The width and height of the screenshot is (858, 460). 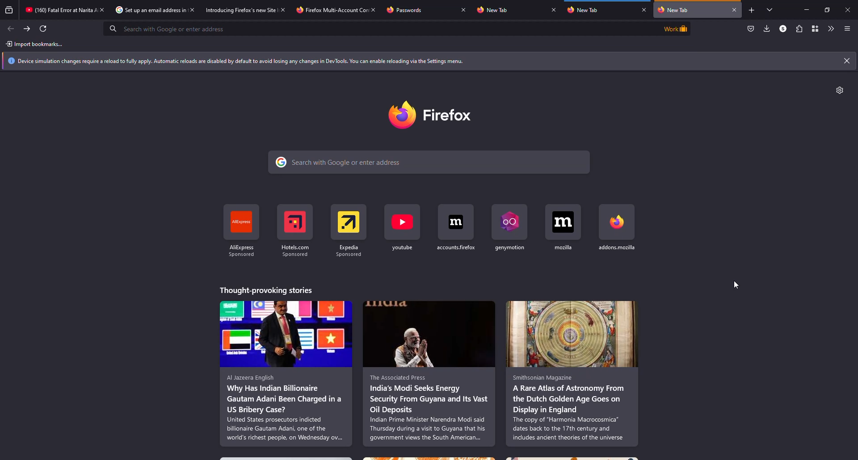 What do you see at coordinates (840, 90) in the screenshot?
I see `settings` at bounding box center [840, 90].